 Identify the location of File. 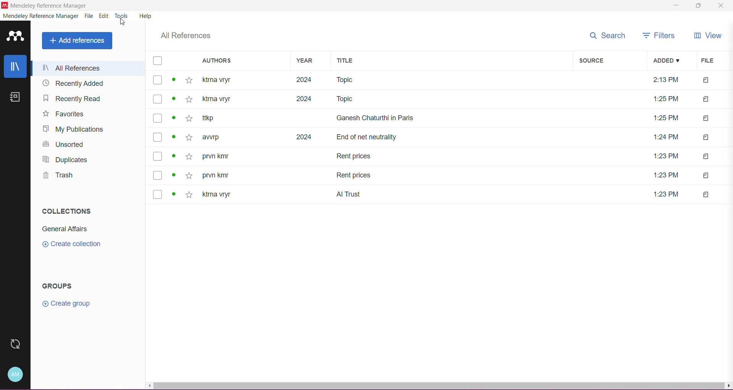
(90, 16).